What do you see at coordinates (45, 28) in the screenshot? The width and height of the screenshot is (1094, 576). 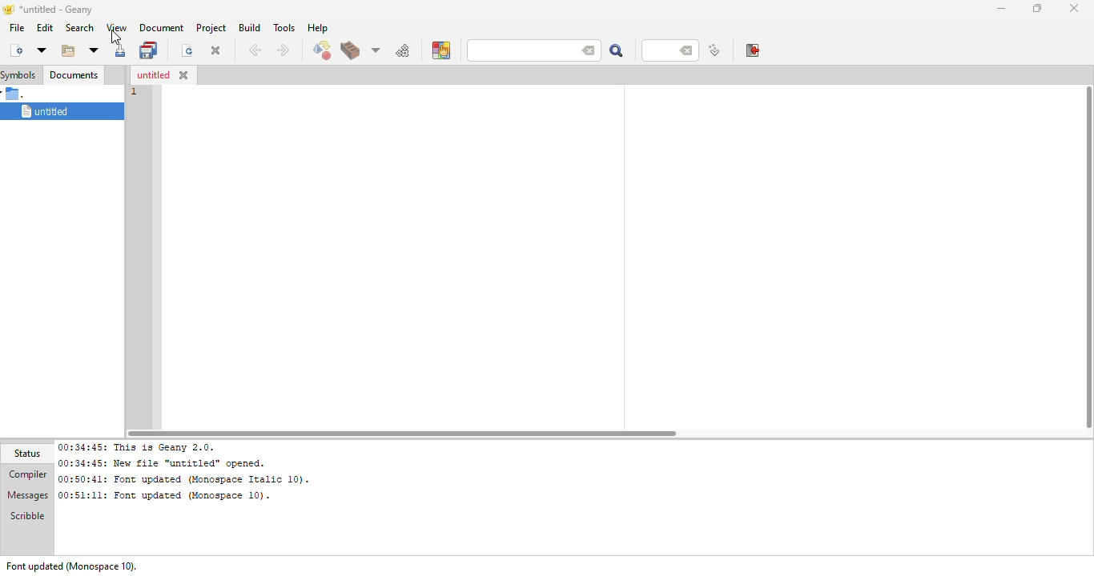 I see `edit` at bounding box center [45, 28].